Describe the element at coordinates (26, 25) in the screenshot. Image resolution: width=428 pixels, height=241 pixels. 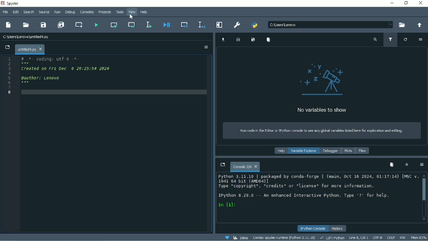
I see `Open file` at that location.